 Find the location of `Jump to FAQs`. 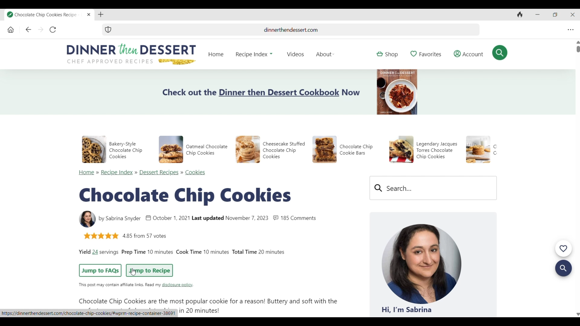

Jump to FAQs is located at coordinates (100, 270).